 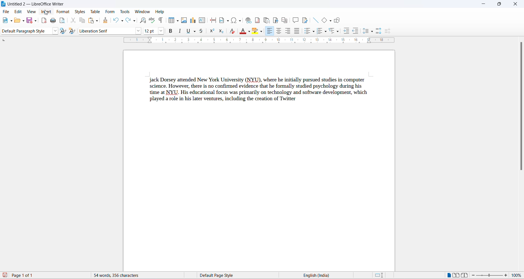 I want to click on zoom percentage, so click(x=518, y=276).